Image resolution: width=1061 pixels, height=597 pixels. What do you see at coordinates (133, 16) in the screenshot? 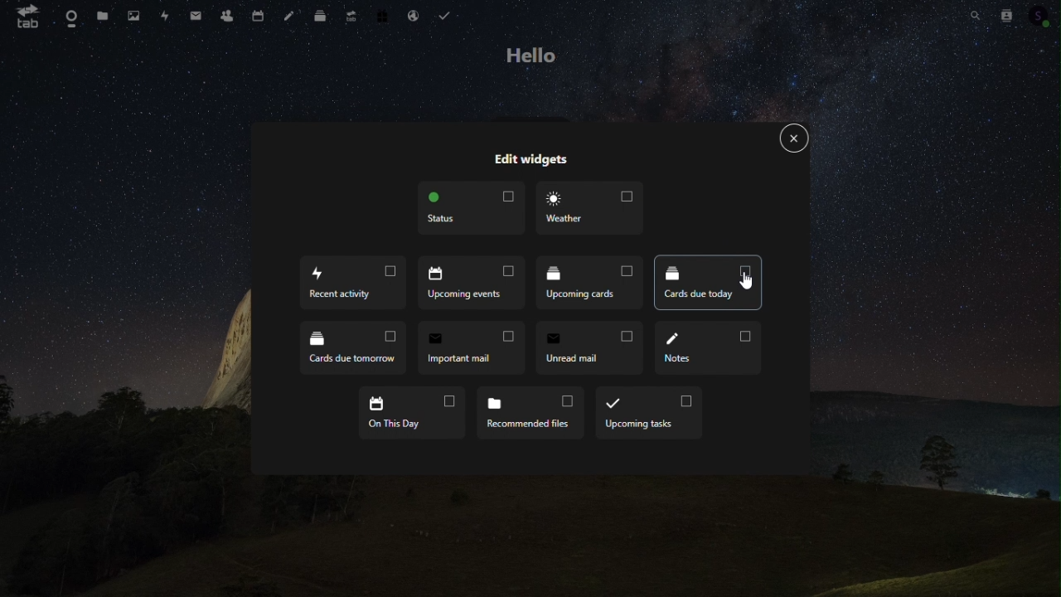
I see `Photos` at bounding box center [133, 16].